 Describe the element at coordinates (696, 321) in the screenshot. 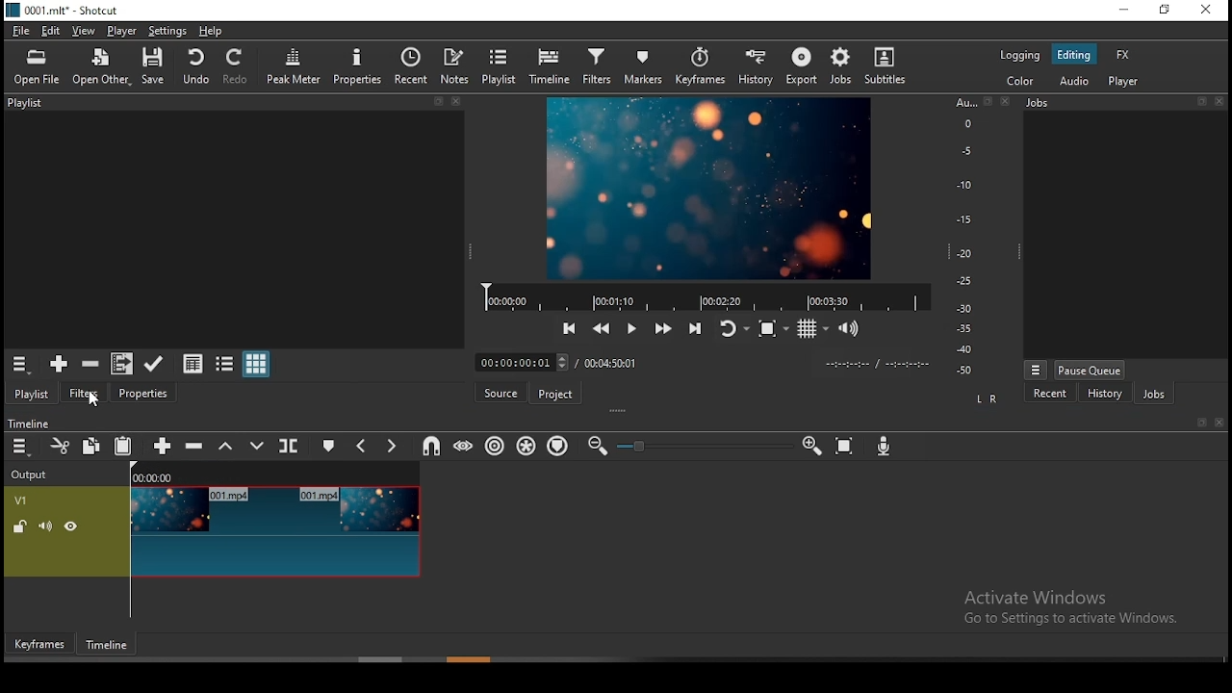

I see `skip to next point` at that location.